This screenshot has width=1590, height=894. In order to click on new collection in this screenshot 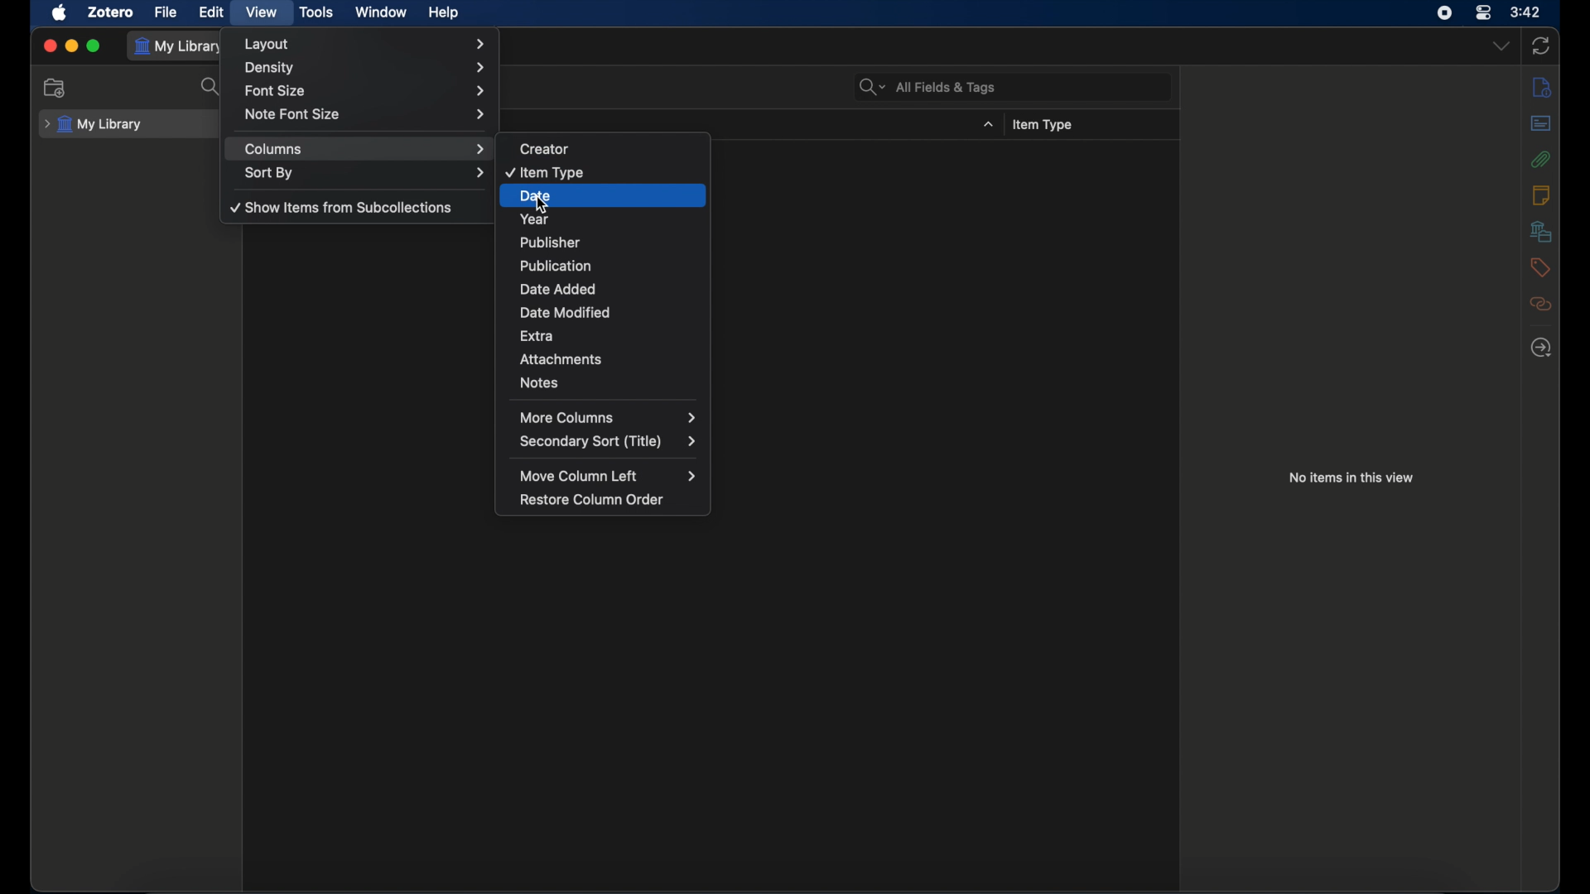, I will do `click(56, 89)`.